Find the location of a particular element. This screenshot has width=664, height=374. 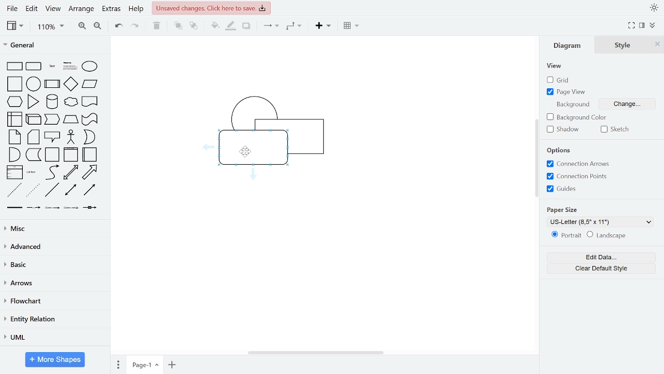

square is located at coordinates (16, 84).